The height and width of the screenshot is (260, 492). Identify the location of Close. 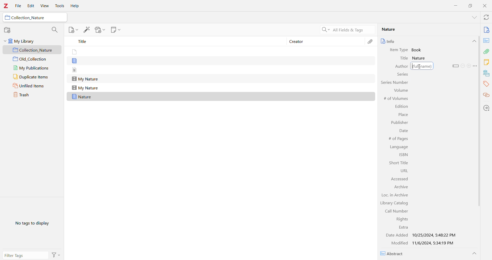
(486, 6).